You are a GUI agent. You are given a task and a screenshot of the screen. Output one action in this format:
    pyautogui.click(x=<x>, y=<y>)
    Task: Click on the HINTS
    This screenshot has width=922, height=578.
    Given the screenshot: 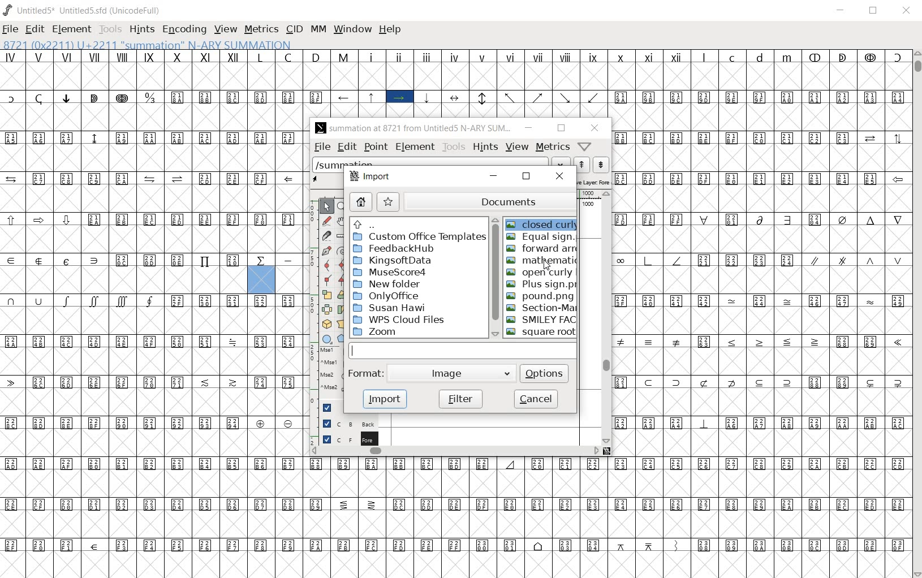 What is the action you would take?
    pyautogui.click(x=141, y=29)
    